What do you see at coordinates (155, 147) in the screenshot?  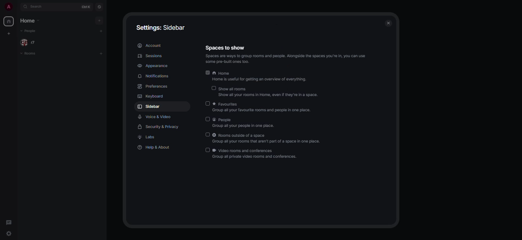 I see `help & about` at bounding box center [155, 147].